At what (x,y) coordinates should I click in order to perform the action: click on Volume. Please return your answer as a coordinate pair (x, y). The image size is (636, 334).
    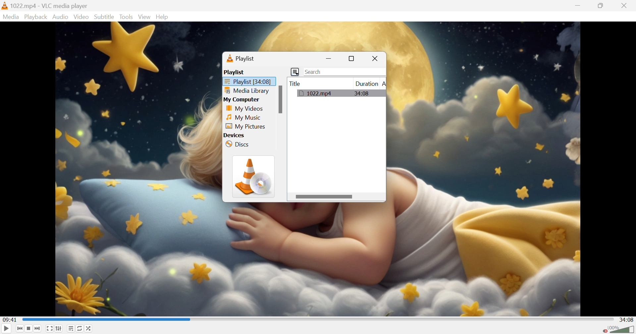
    Looking at the image, I should click on (623, 330).